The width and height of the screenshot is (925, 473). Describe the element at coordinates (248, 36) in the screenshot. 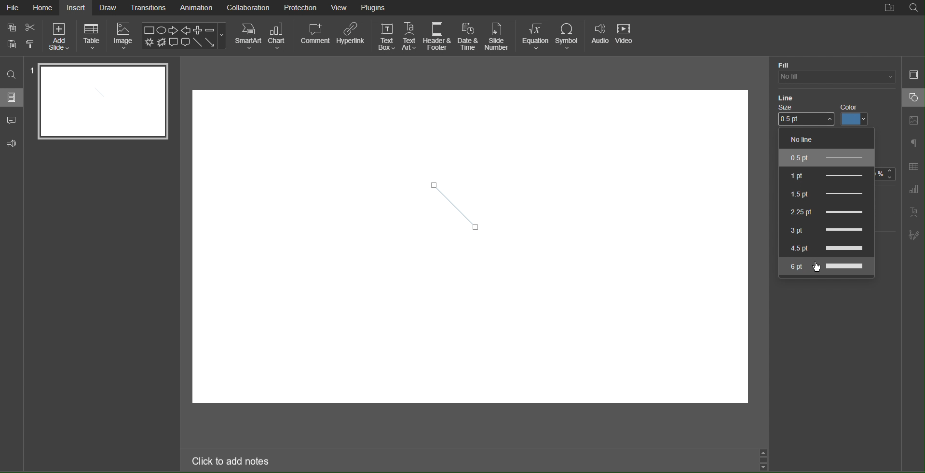

I see `SmartArt` at that location.